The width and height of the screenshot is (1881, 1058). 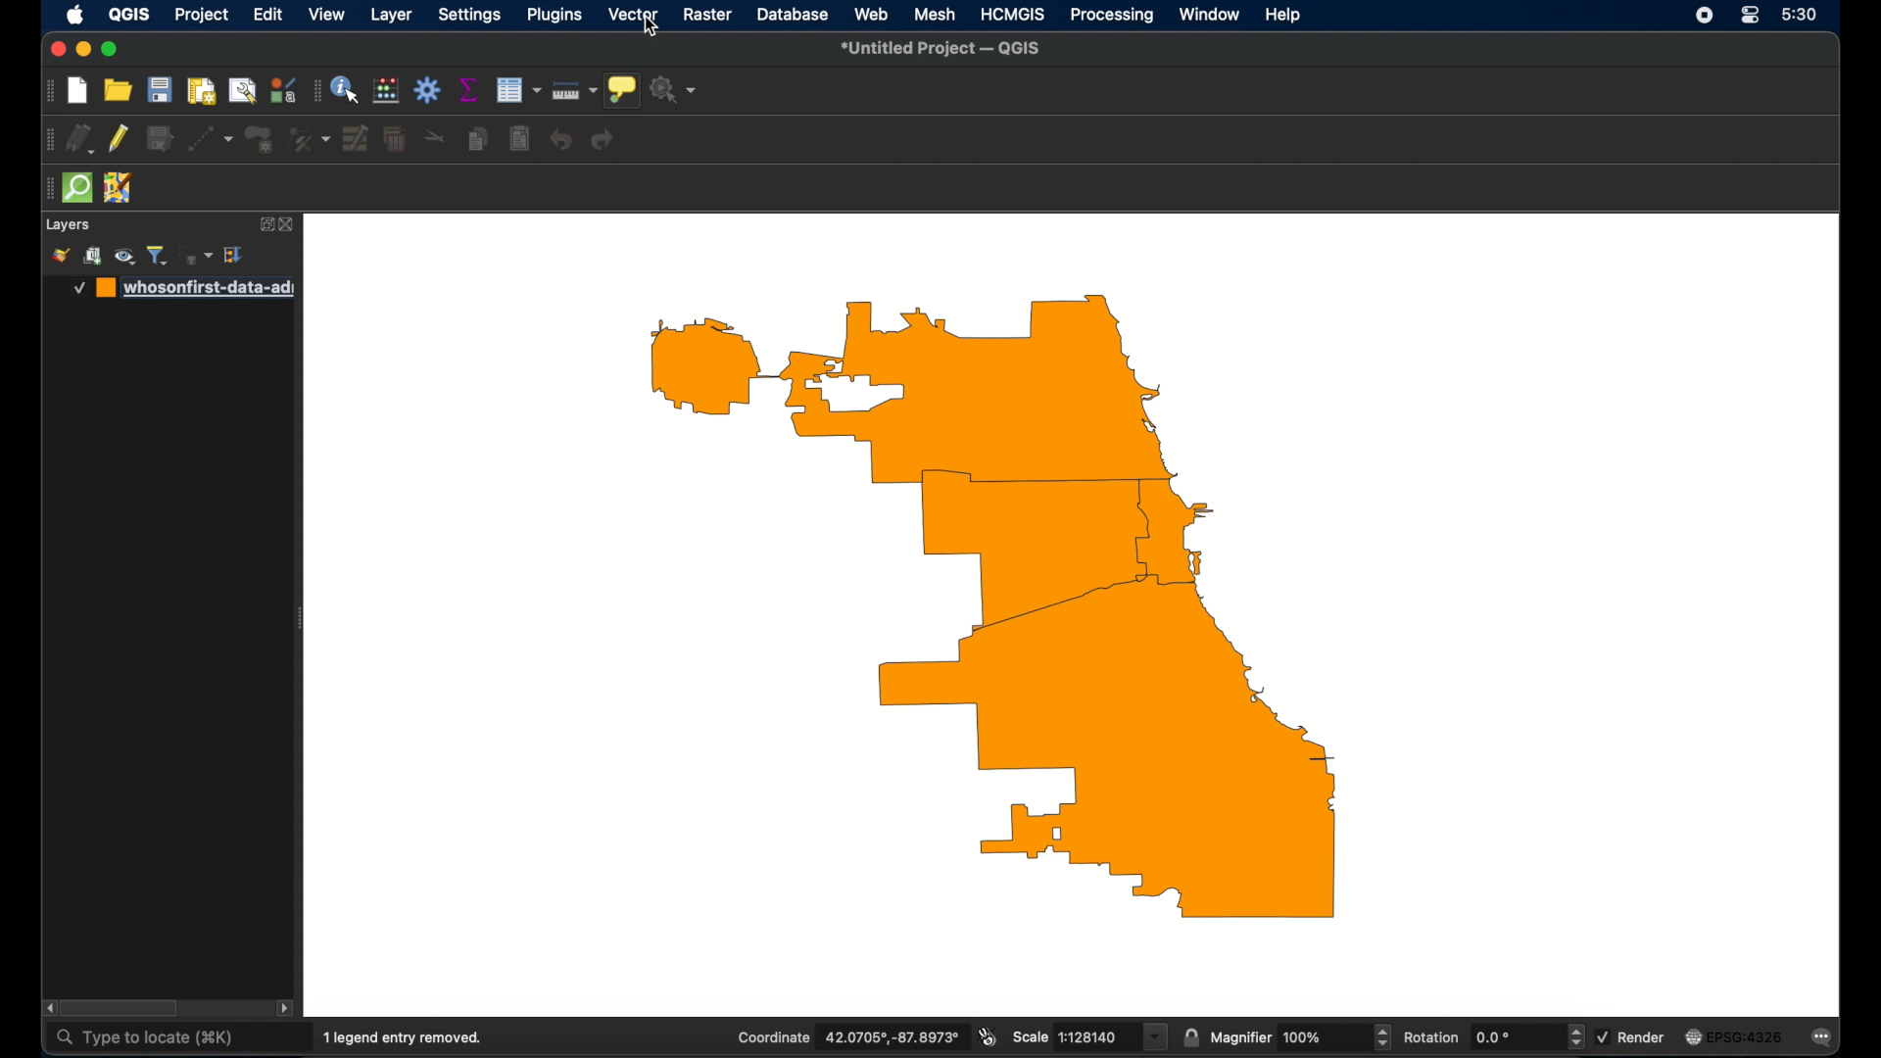 I want to click on delete selected, so click(x=396, y=137).